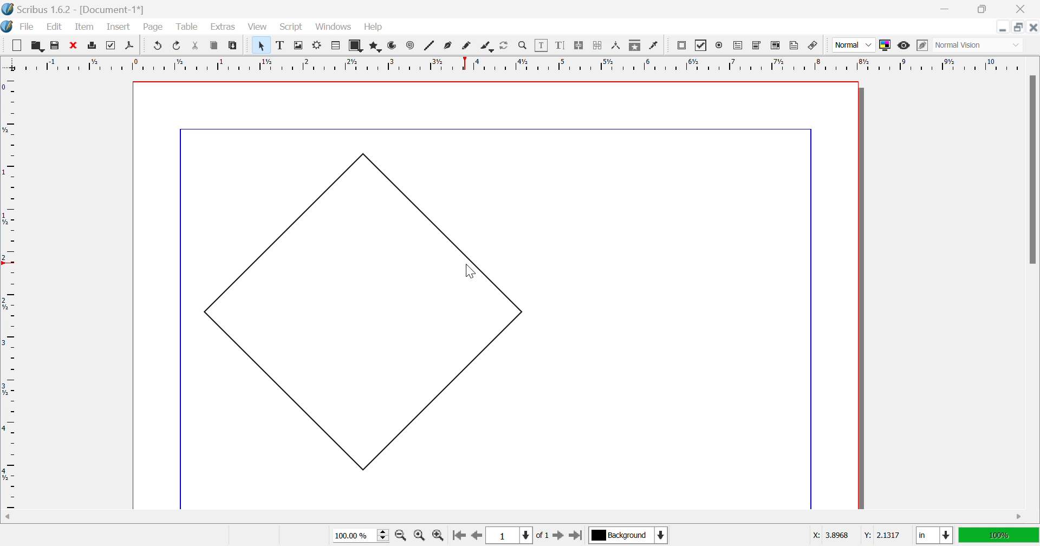 The image size is (1040, 546). What do you see at coordinates (1023, 9) in the screenshot?
I see `Close` at bounding box center [1023, 9].